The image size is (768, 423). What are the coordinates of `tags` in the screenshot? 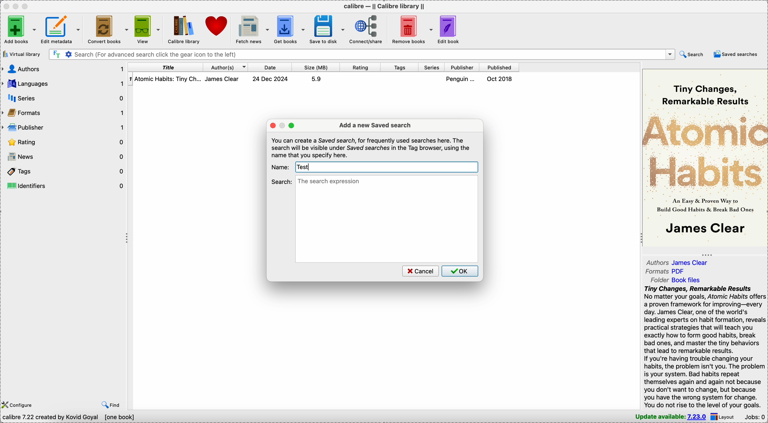 It's located at (400, 68).